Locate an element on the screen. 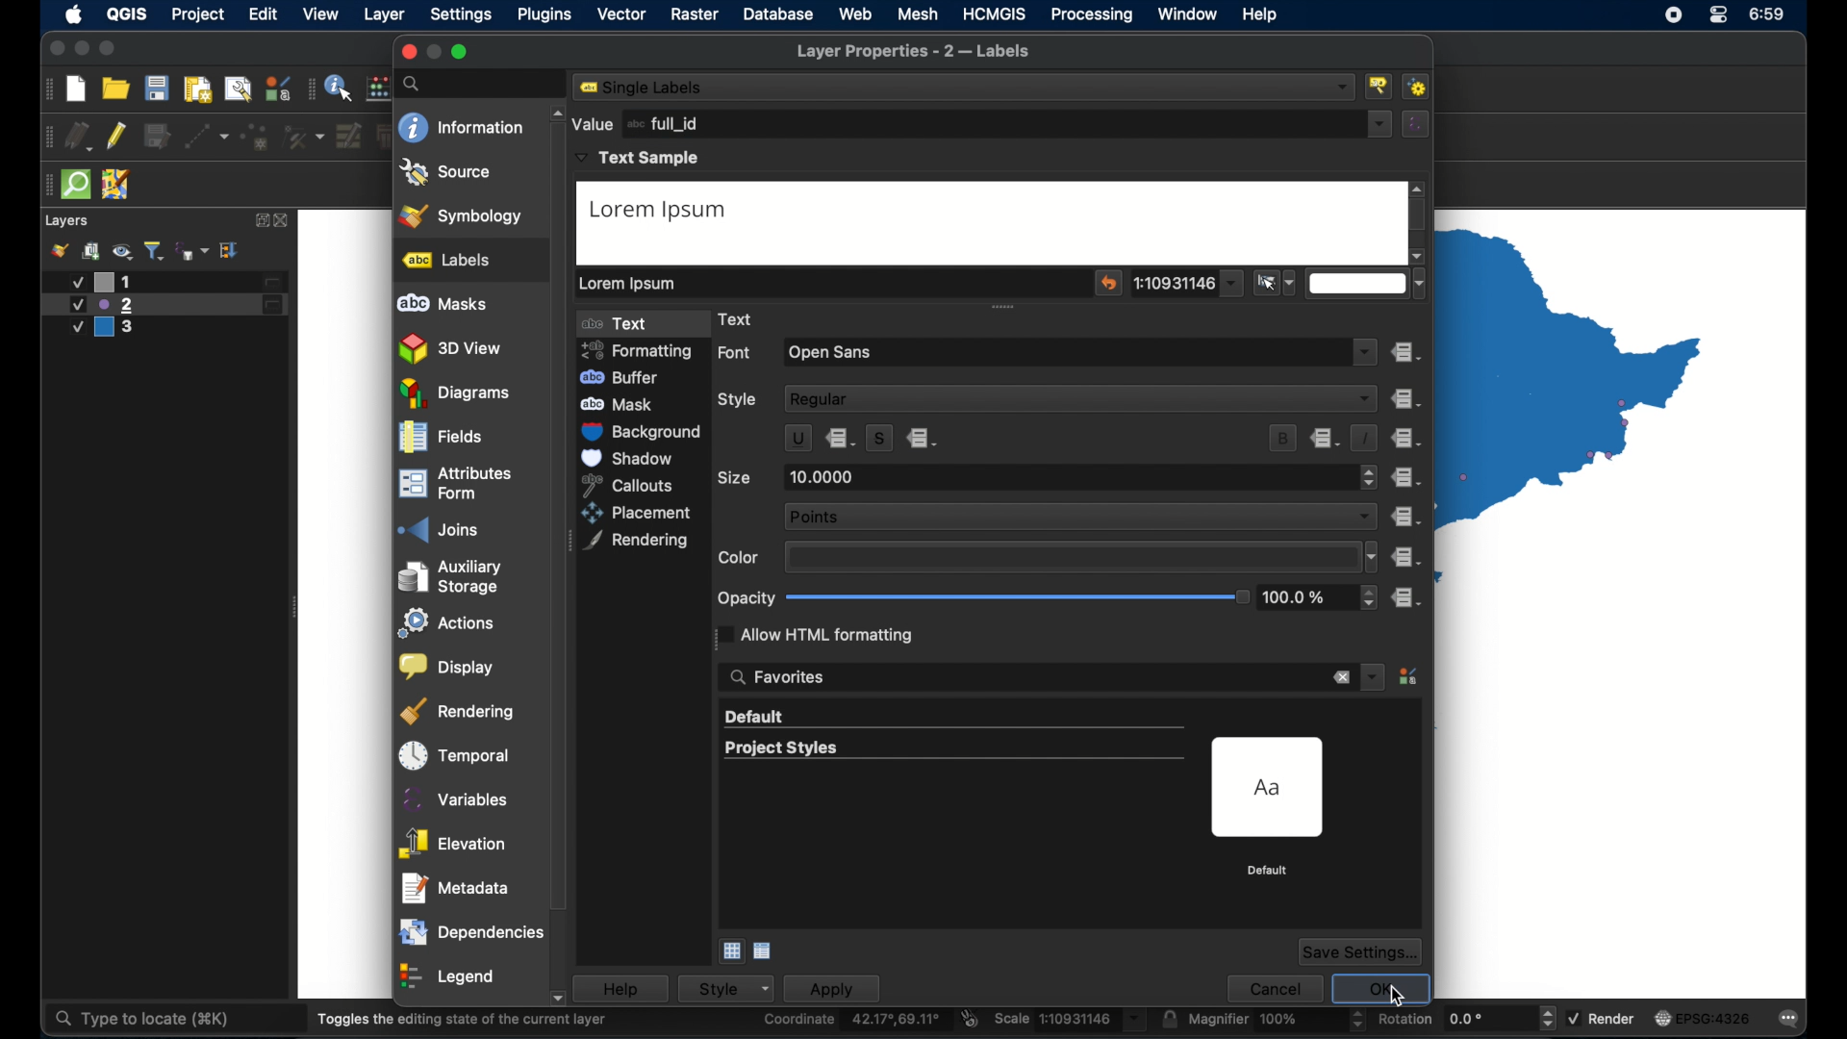  control center is located at coordinates (1720, 14).